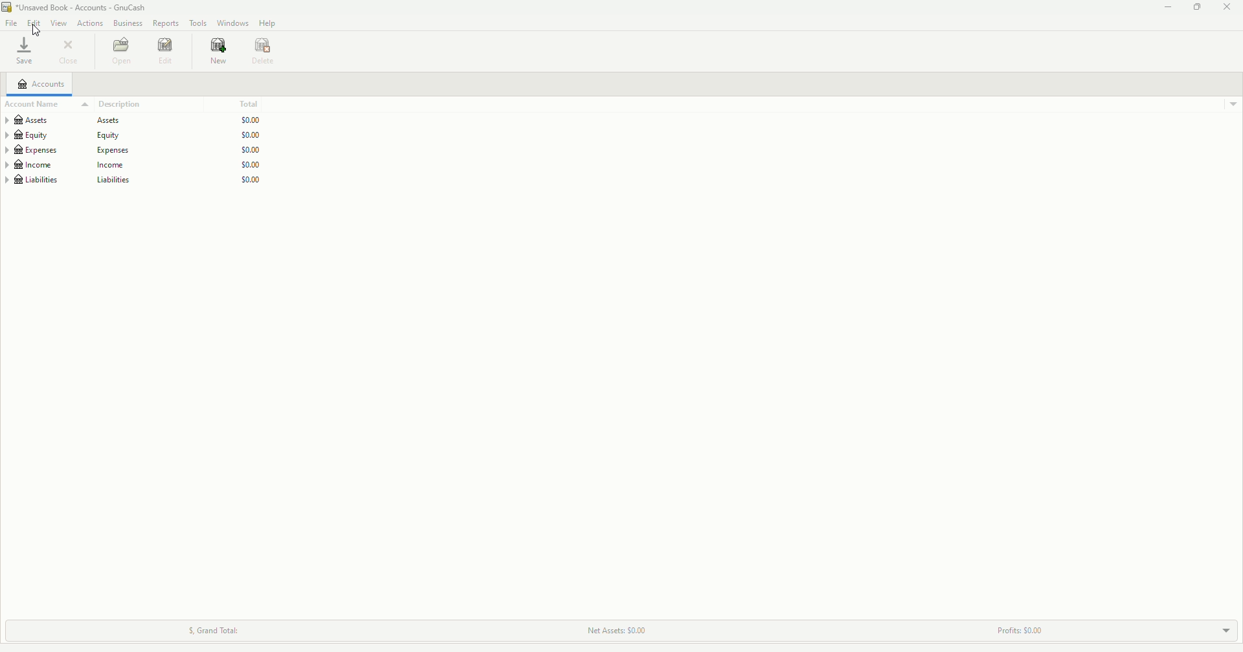  Describe the element at coordinates (89, 23) in the screenshot. I see `Actions` at that location.